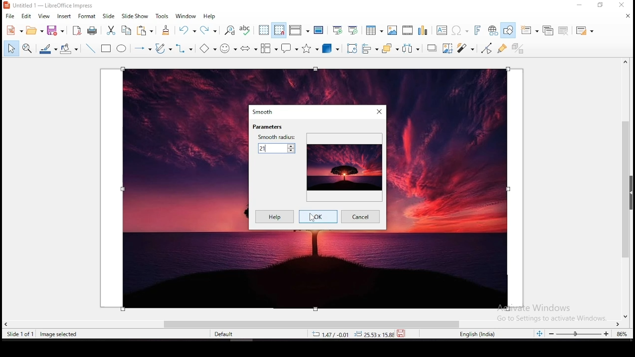 This screenshot has height=357, width=635. I want to click on lines and arrows, so click(141, 48).